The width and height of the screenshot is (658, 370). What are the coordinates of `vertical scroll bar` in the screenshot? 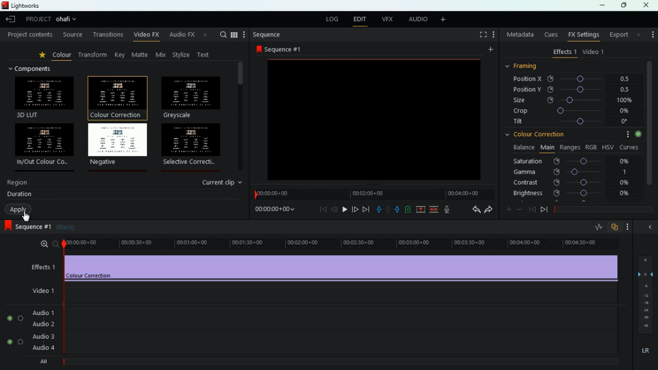 It's located at (652, 129).